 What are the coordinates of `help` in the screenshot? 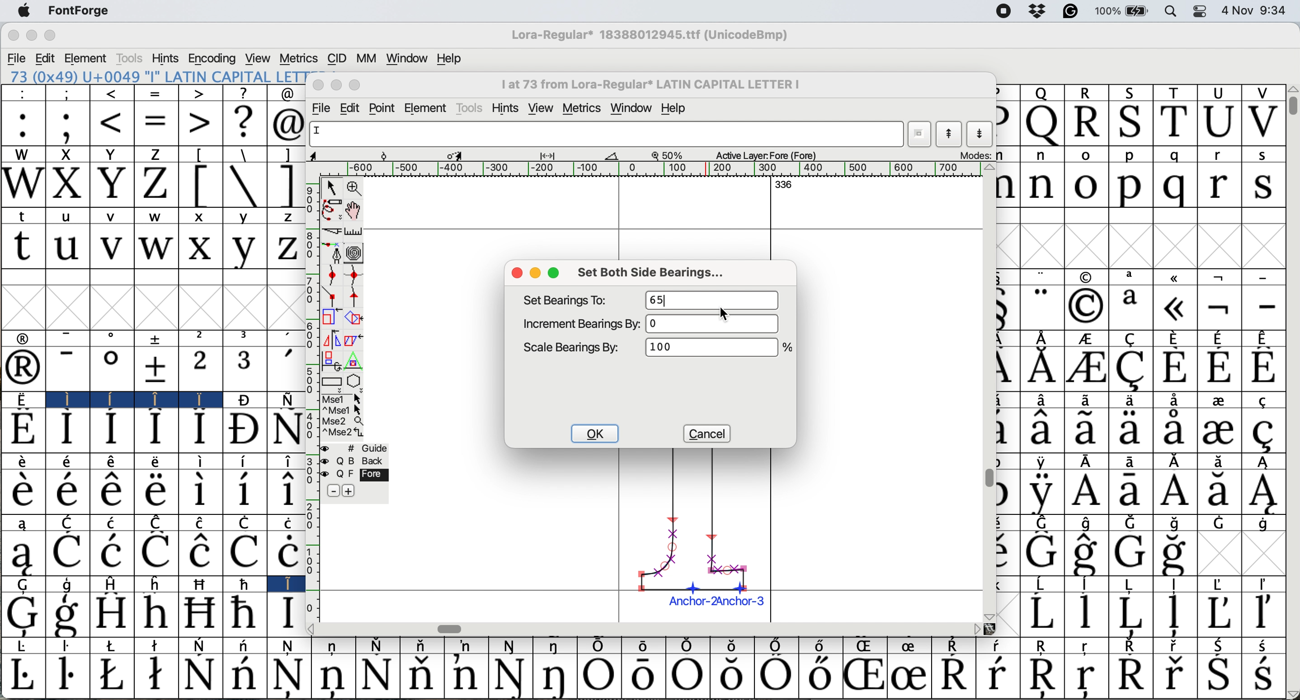 It's located at (448, 59).